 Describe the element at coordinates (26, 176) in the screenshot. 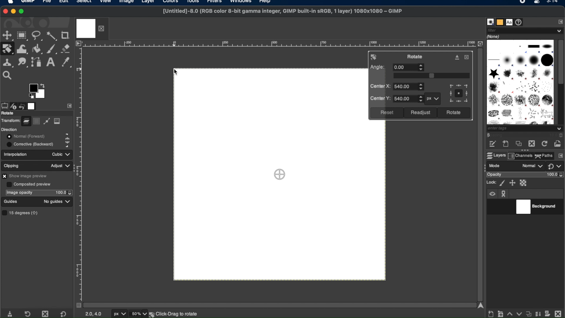

I see `show image preview` at that location.